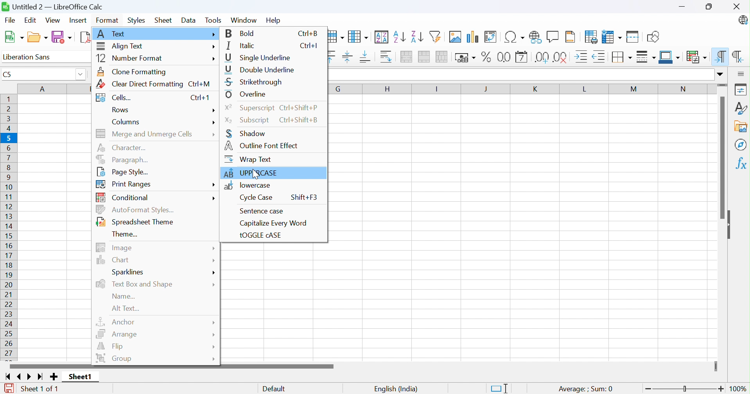 Image resolution: width=750 pixels, height=394 pixels. Describe the element at coordinates (31, 20) in the screenshot. I see `Edit` at that location.